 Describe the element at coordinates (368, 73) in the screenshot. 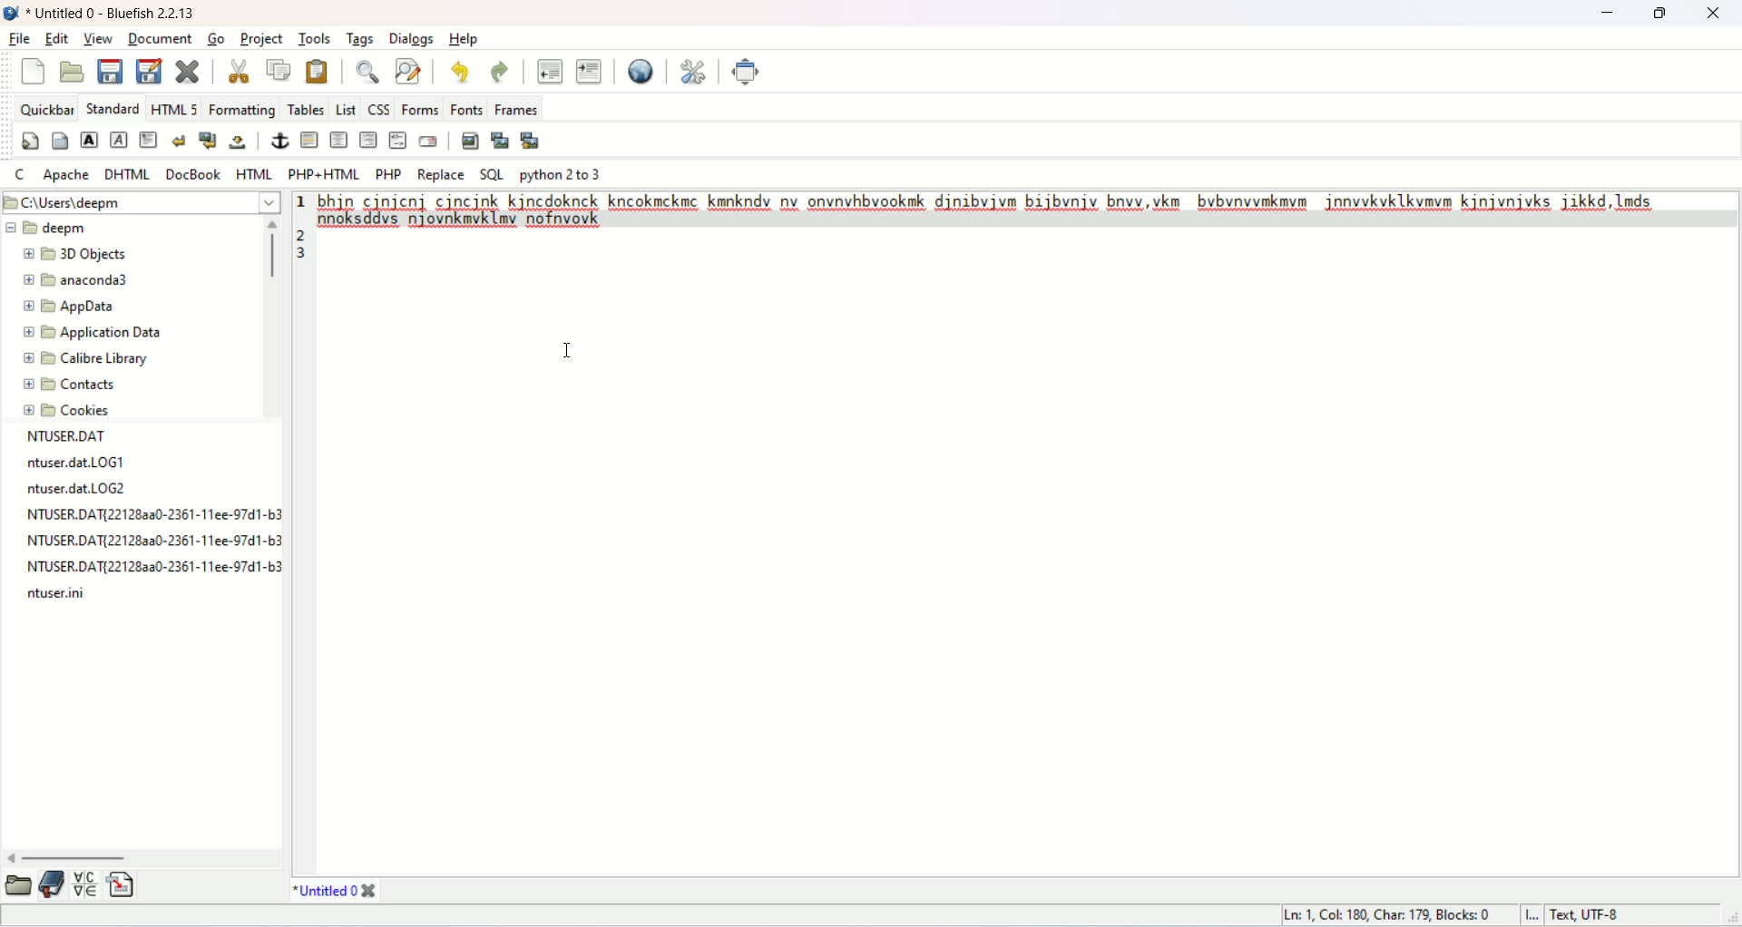

I see `show find bar` at that location.